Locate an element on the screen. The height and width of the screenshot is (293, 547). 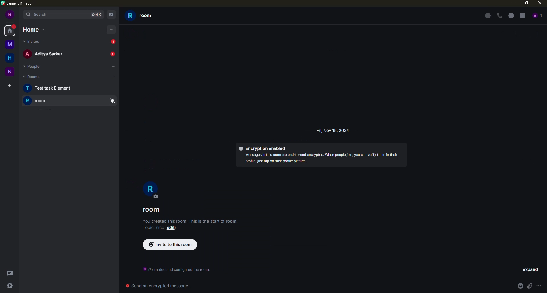
start a chat is located at coordinates (109, 67).